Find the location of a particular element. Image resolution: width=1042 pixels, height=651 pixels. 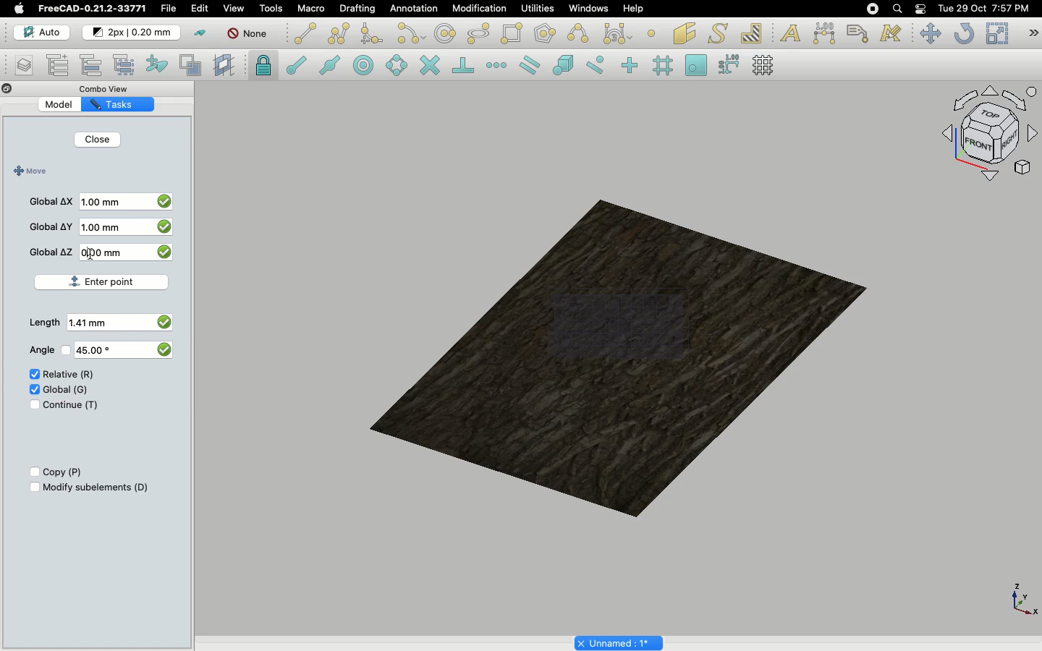

Circle is located at coordinates (446, 35).